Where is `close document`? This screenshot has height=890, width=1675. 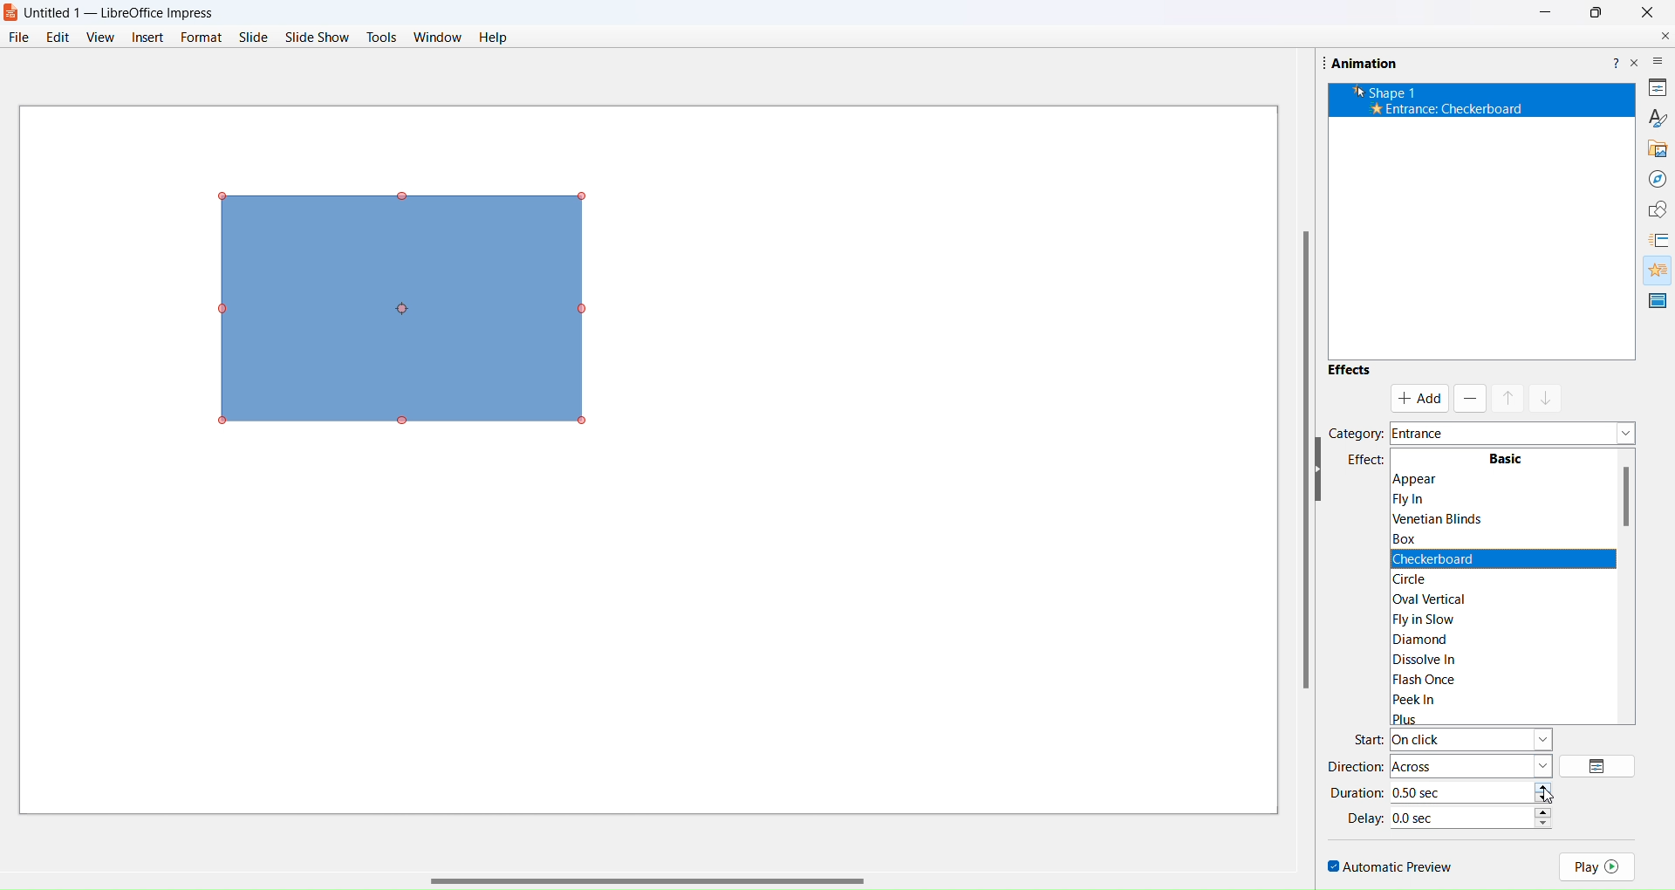 close document is located at coordinates (1661, 36).